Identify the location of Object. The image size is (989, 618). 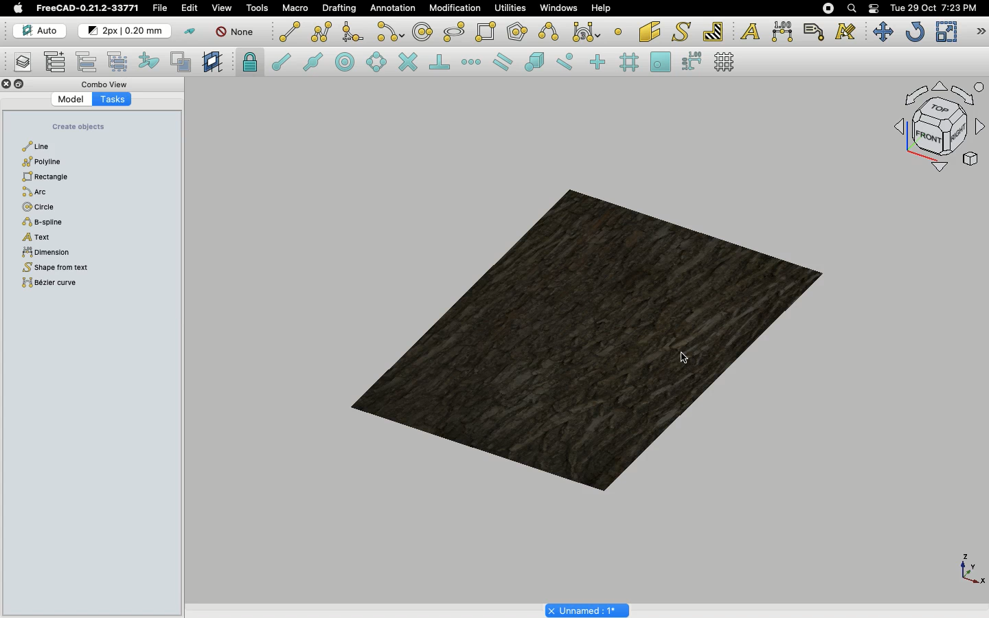
(572, 317).